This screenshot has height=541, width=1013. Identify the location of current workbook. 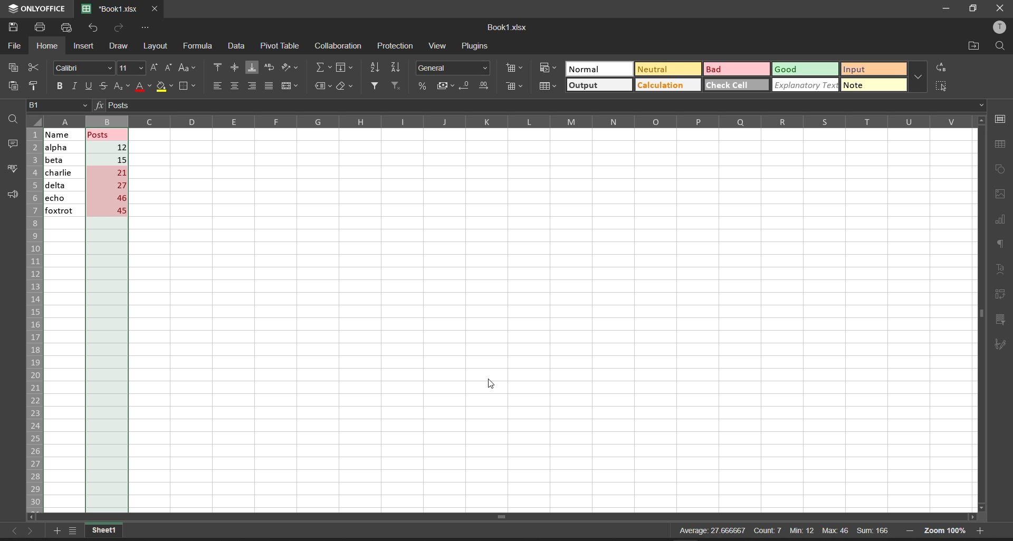
(107, 530).